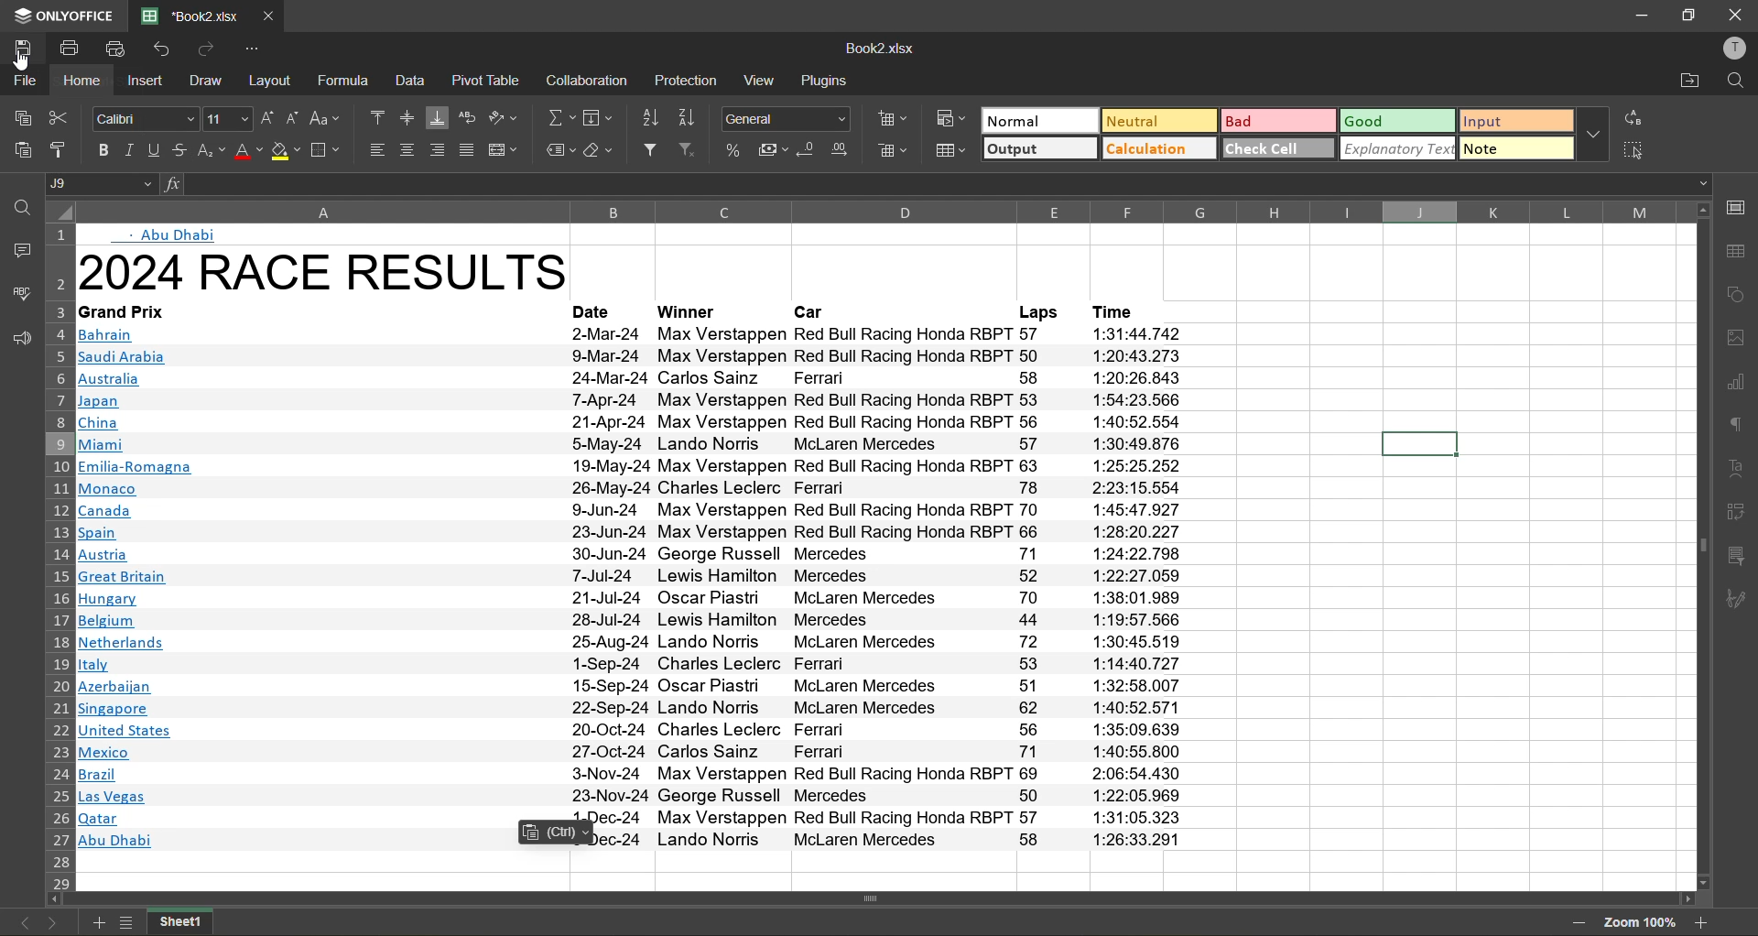  Describe the element at coordinates (1516, 120) in the screenshot. I see `input` at that location.